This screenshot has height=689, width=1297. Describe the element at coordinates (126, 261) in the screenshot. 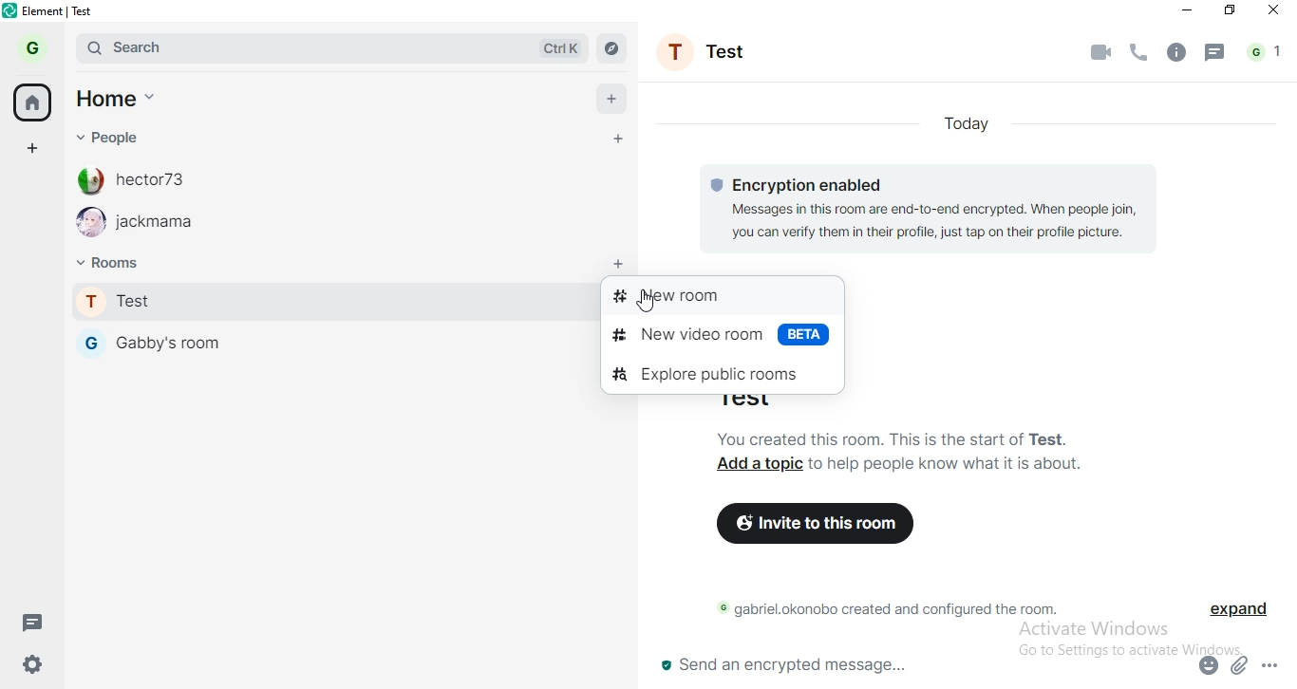

I see `rooms` at that location.